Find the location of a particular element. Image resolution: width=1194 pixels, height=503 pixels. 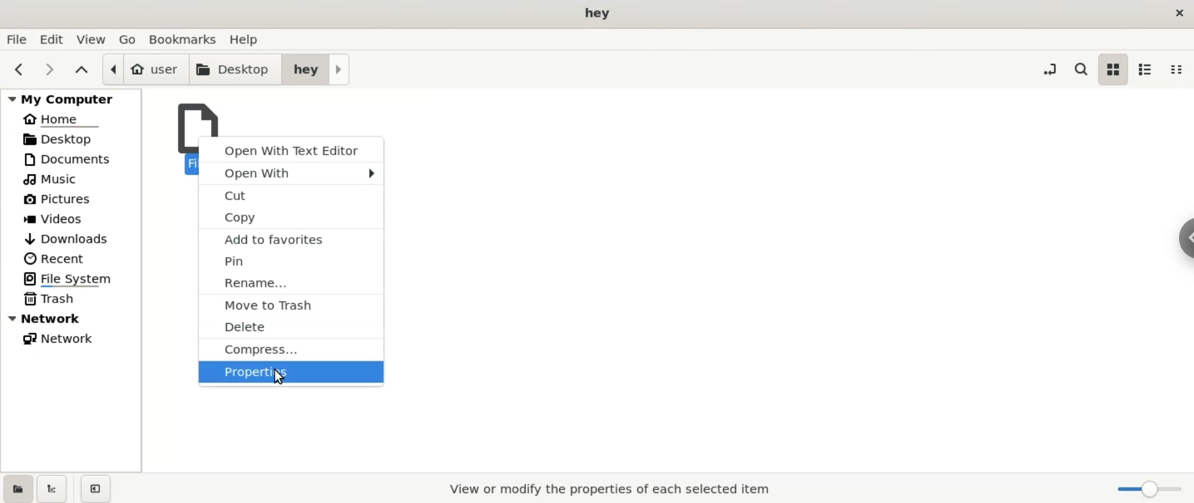

close sidebar is located at coordinates (101, 488).